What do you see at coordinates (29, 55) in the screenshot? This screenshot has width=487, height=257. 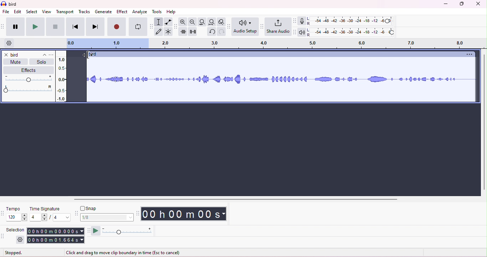 I see `track title` at bounding box center [29, 55].